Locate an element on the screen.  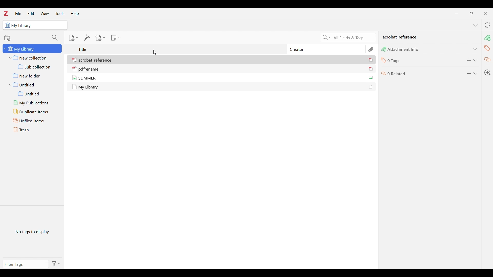
Add new collection is located at coordinates (7, 38).